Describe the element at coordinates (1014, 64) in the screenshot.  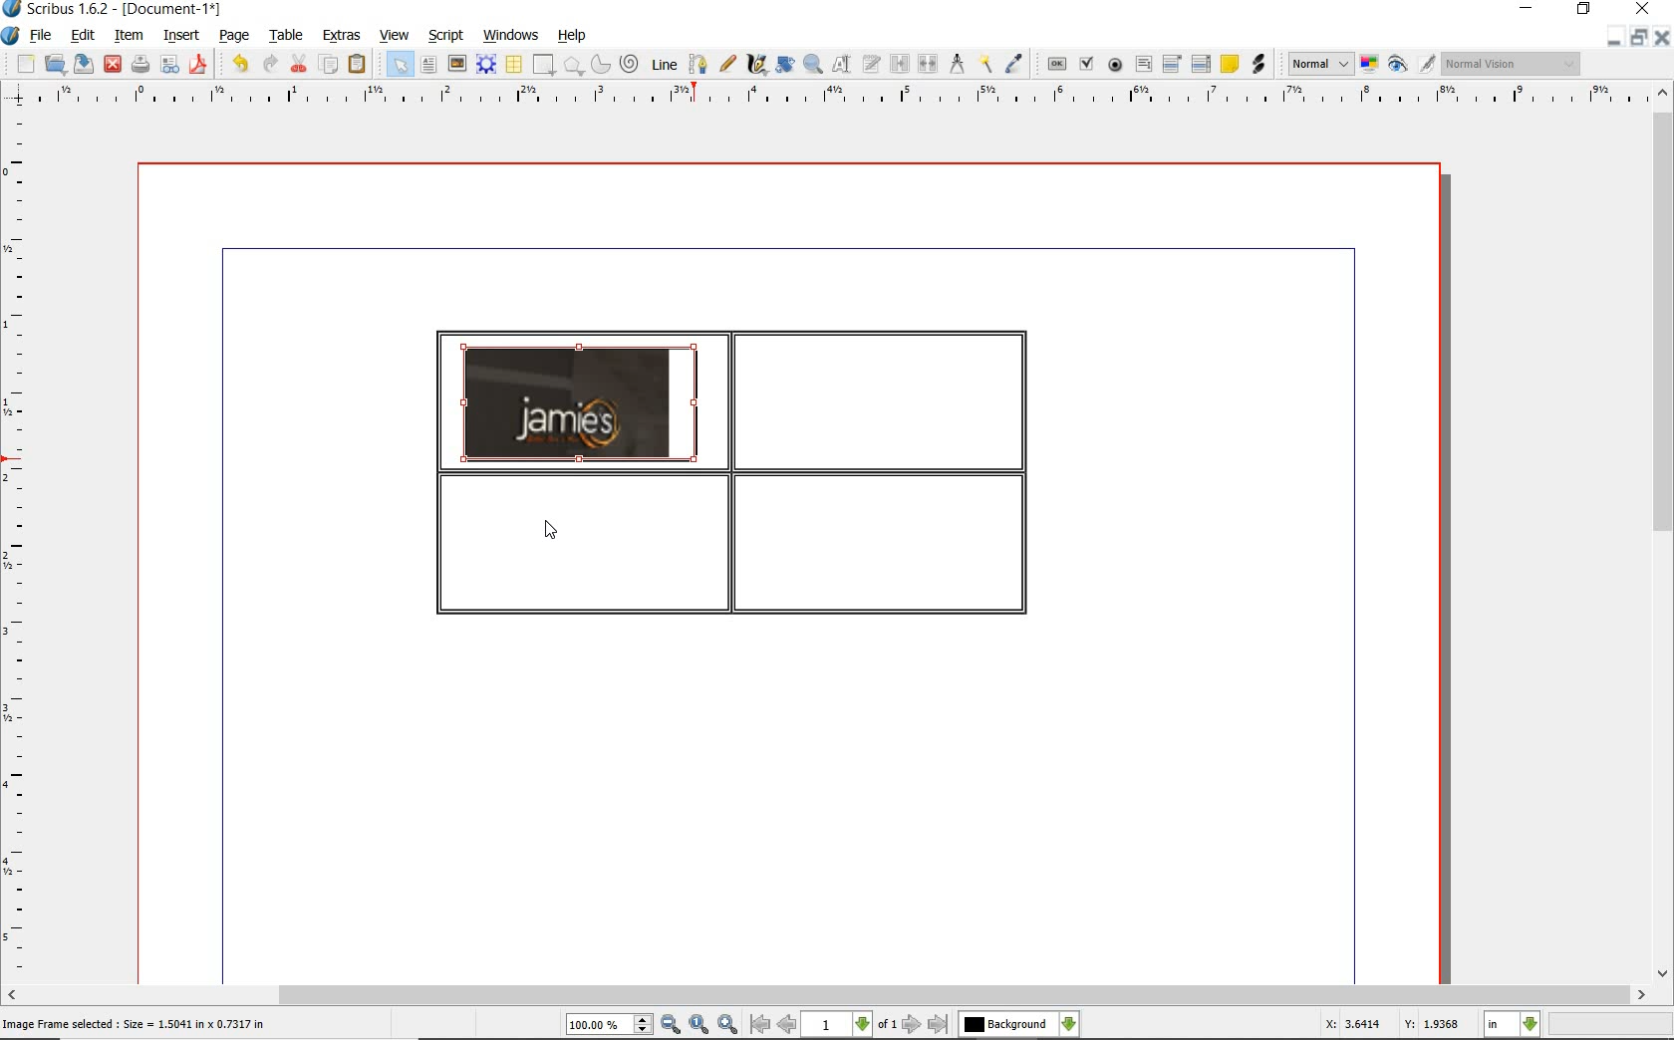
I see `eye dropper` at that location.